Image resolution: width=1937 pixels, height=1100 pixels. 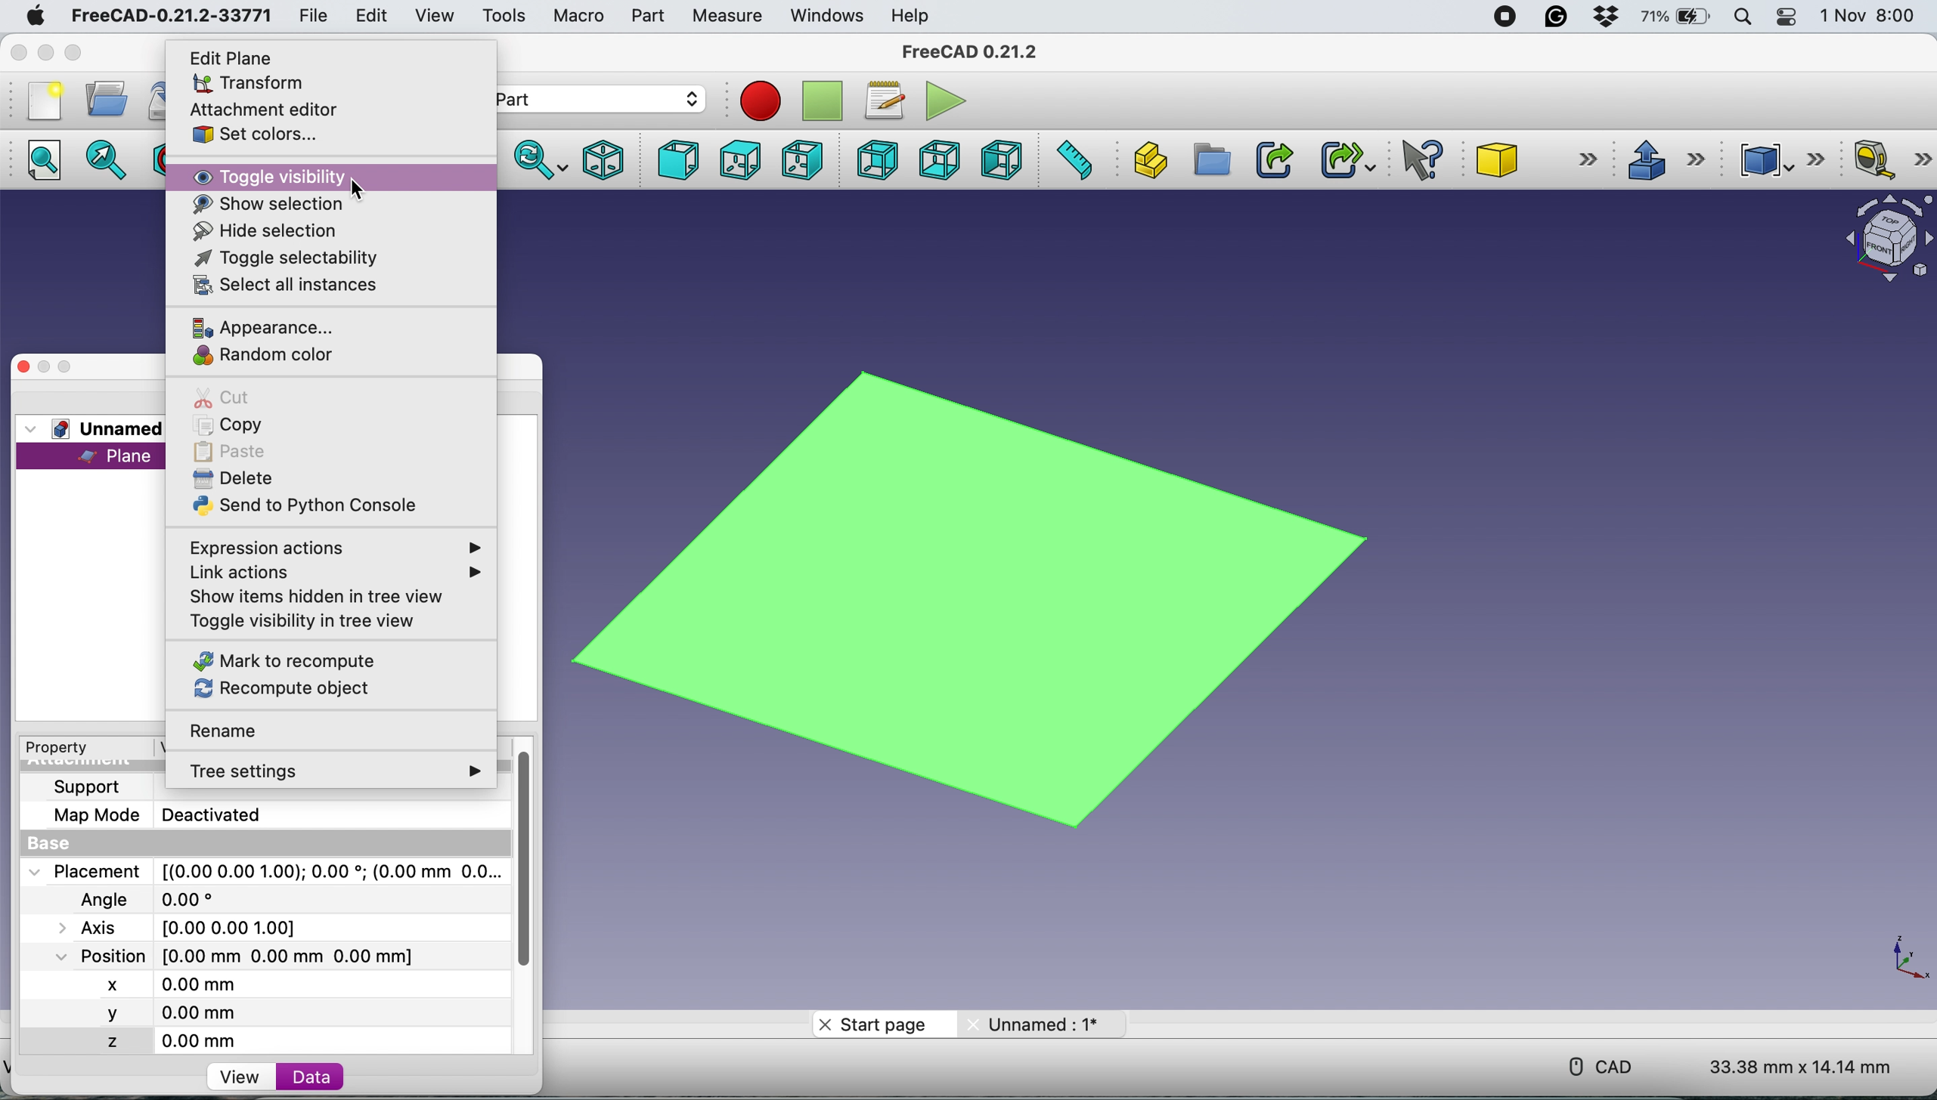 What do you see at coordinates (168, 16) in the screenshot?
I see `FreeCAD-0.21.2-33771` at bounding box center [168, 16].